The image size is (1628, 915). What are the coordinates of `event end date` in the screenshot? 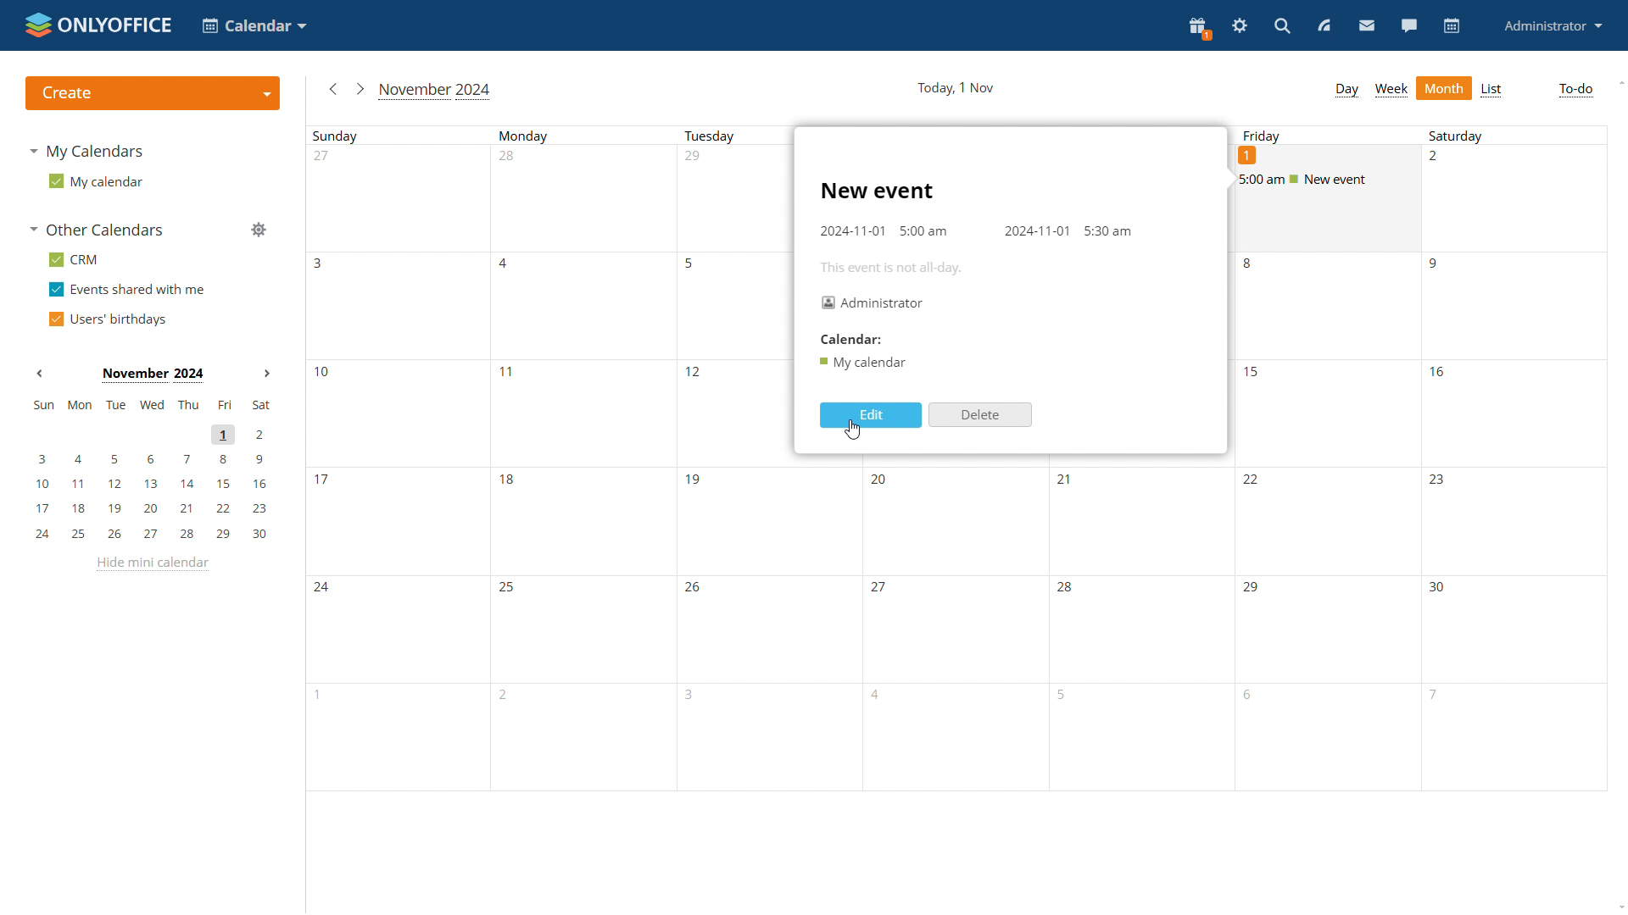 It's located at (1036, 232).